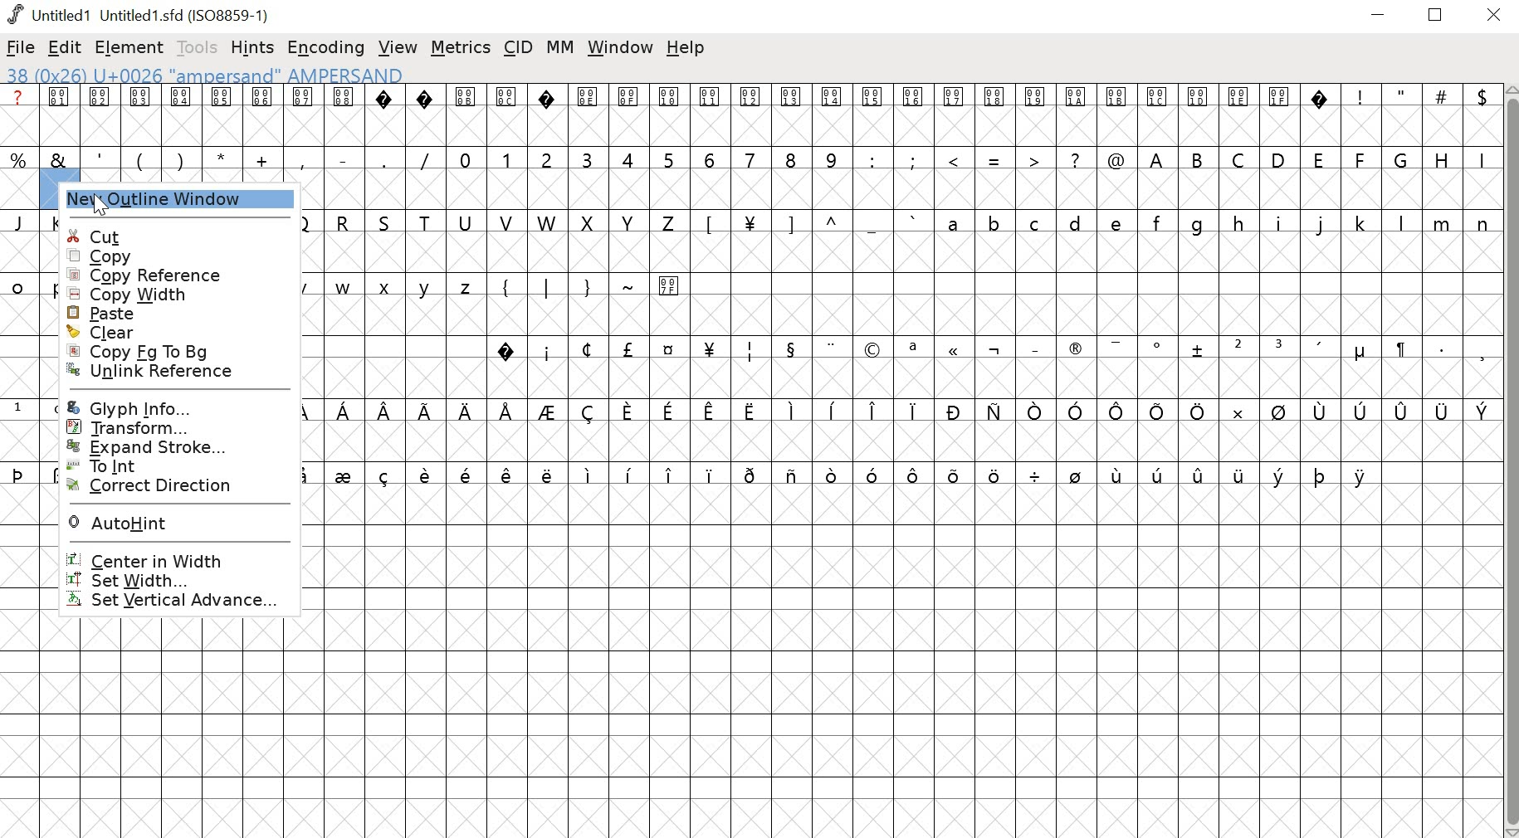 This screenshot has height=838, width=1519. What do you see at coordinates (1198, 411) in the screenshot?
I see `symbol` at bounding box center [1198, 411].